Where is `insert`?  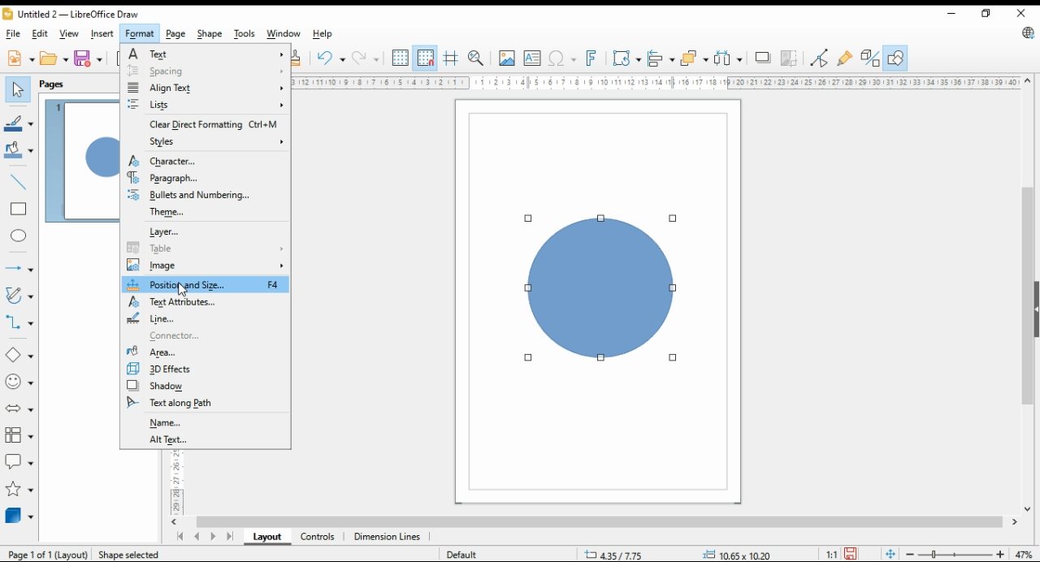 insert is located at coordinates (102, 33).